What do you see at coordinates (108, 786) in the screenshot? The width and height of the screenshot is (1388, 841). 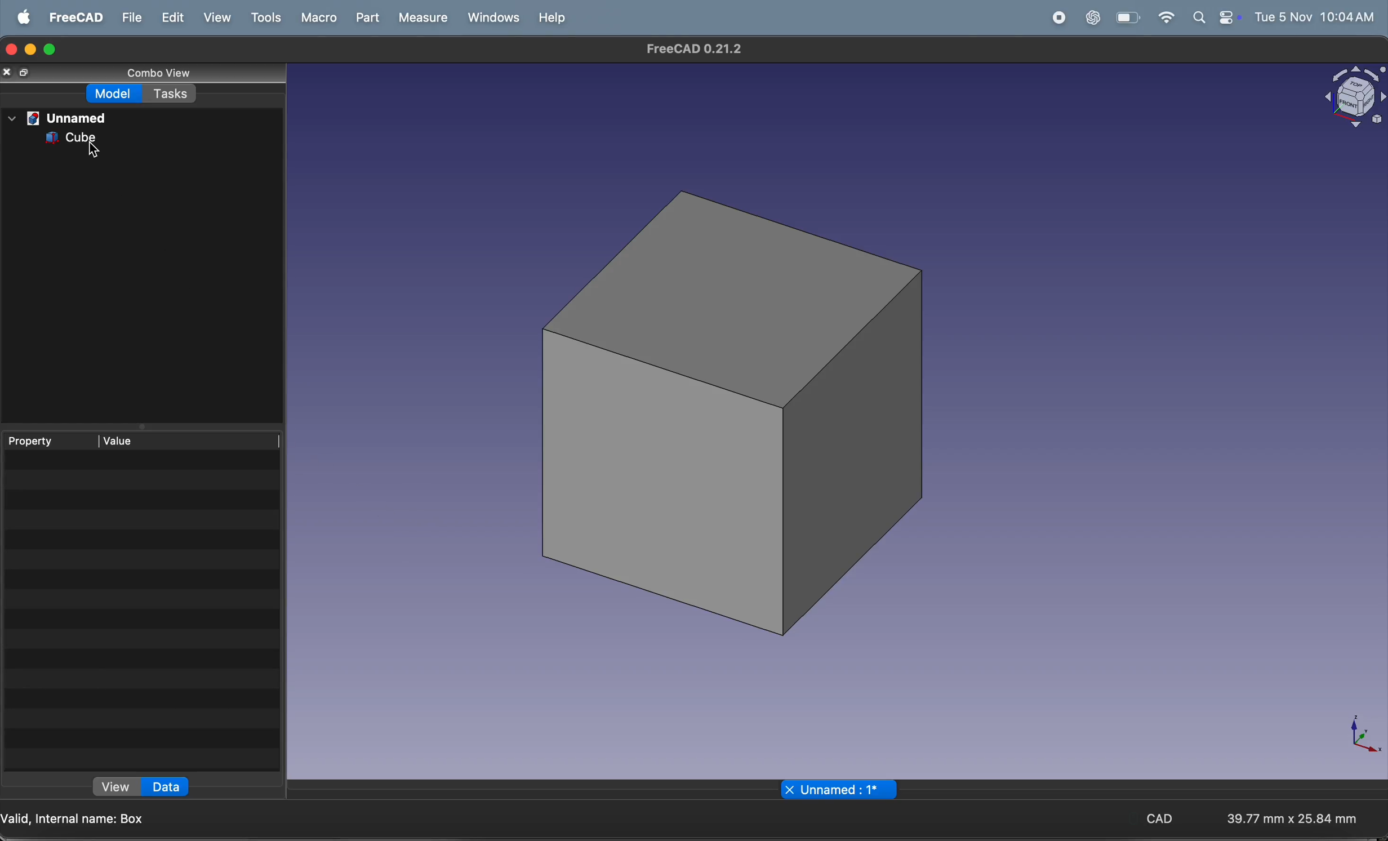 I see `view` at bounding box center [108, 786].